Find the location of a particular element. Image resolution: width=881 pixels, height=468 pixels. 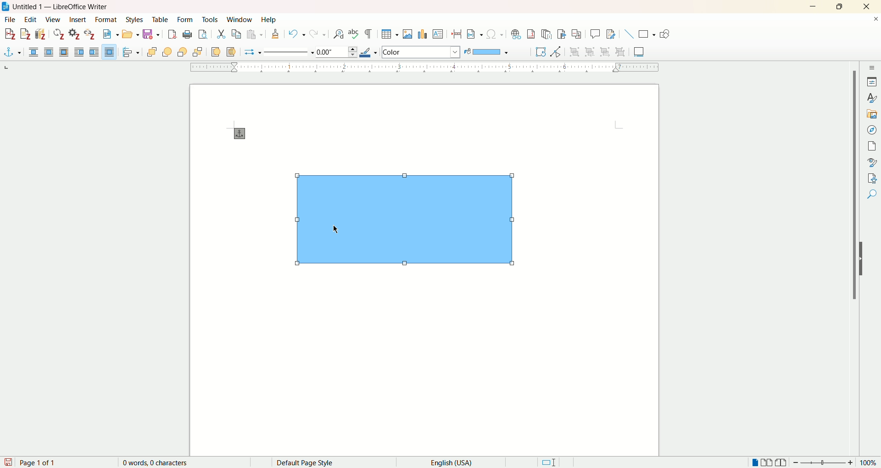

style is located at coordinates (870, 97).